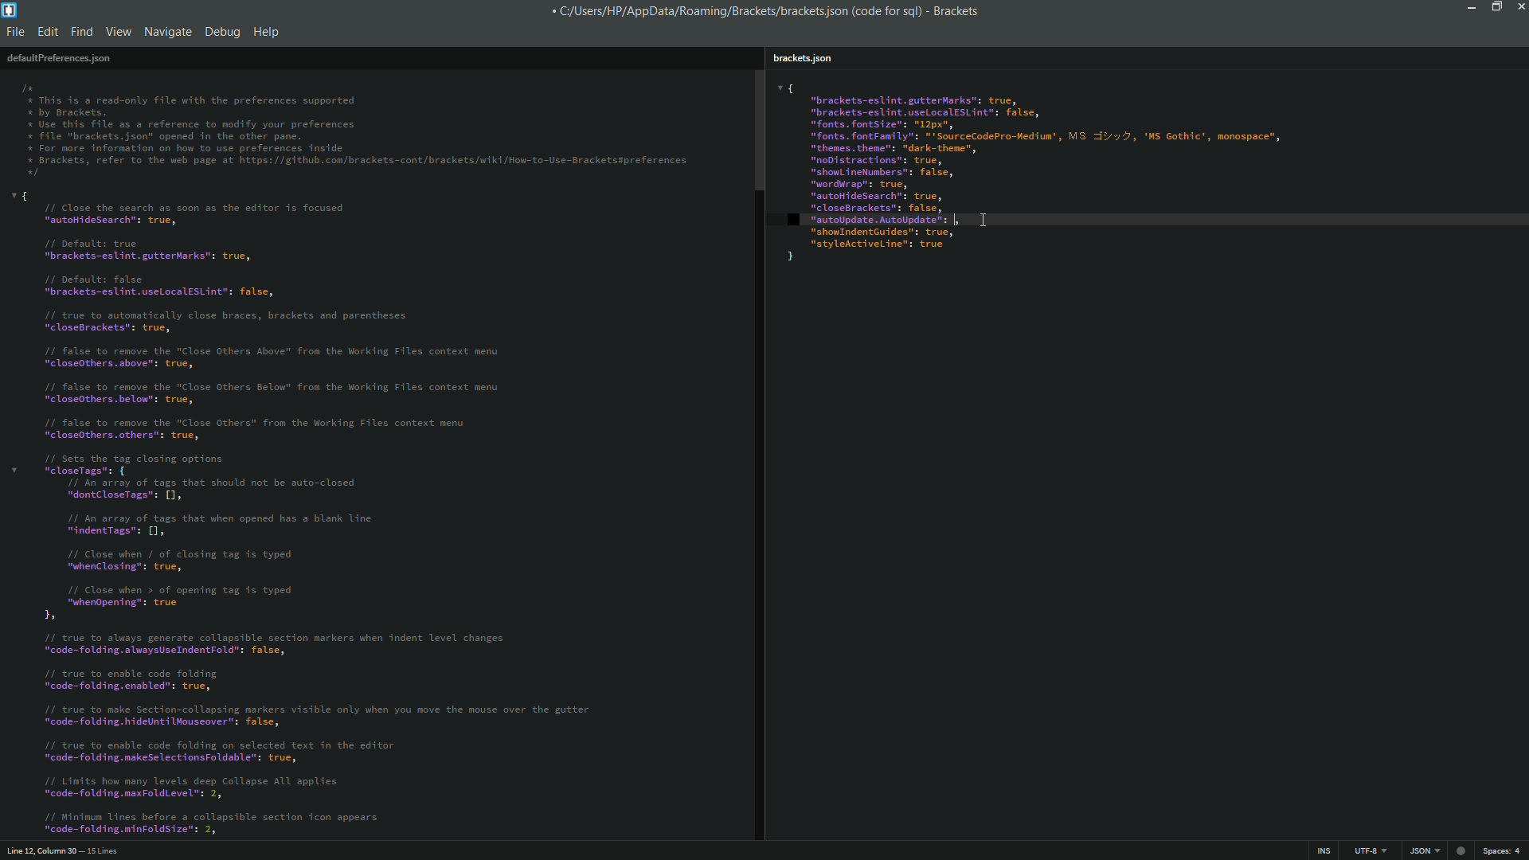  I want to click on view menu, so click(119, 32).